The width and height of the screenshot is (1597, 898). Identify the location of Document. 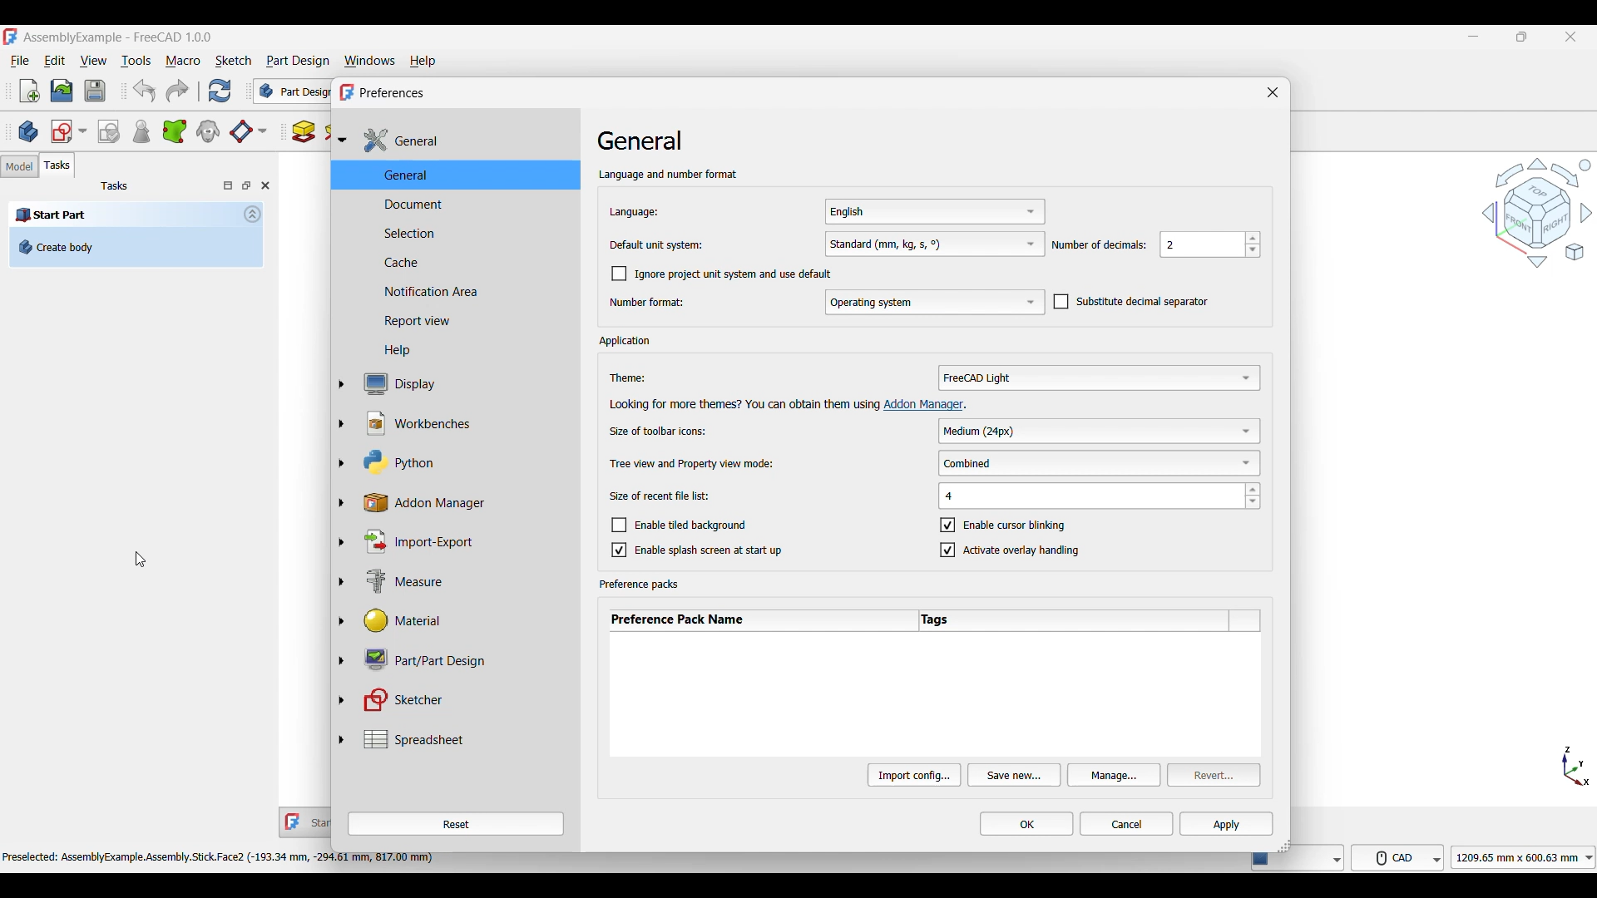
(459, 204).